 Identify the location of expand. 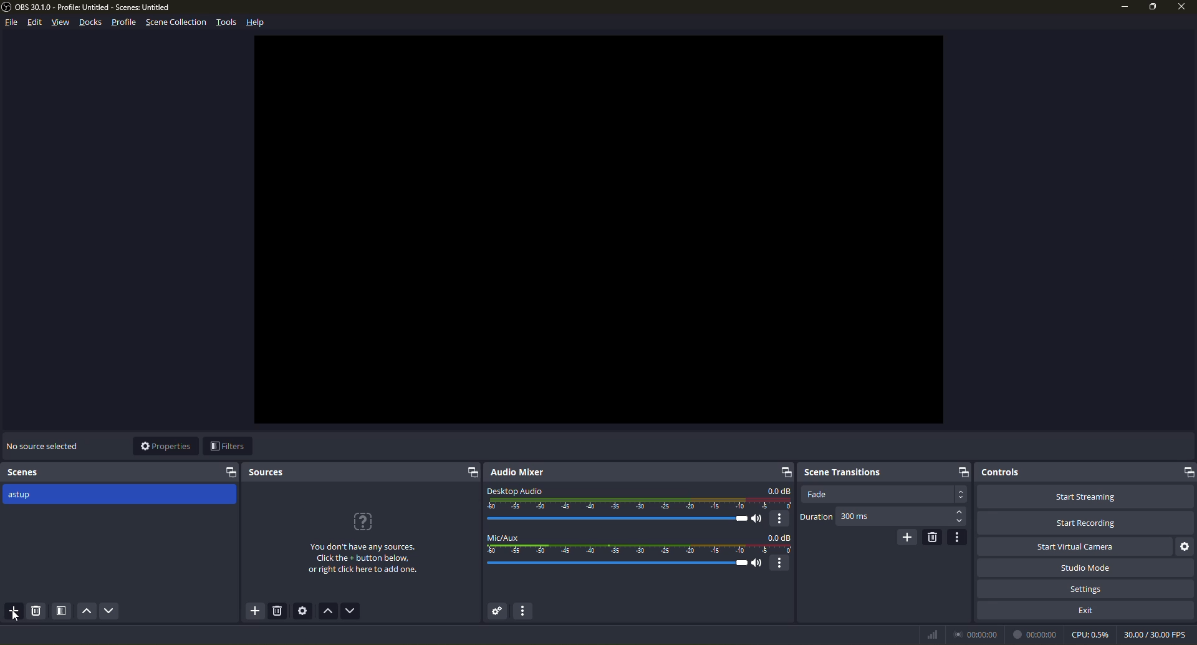
(786, 472).